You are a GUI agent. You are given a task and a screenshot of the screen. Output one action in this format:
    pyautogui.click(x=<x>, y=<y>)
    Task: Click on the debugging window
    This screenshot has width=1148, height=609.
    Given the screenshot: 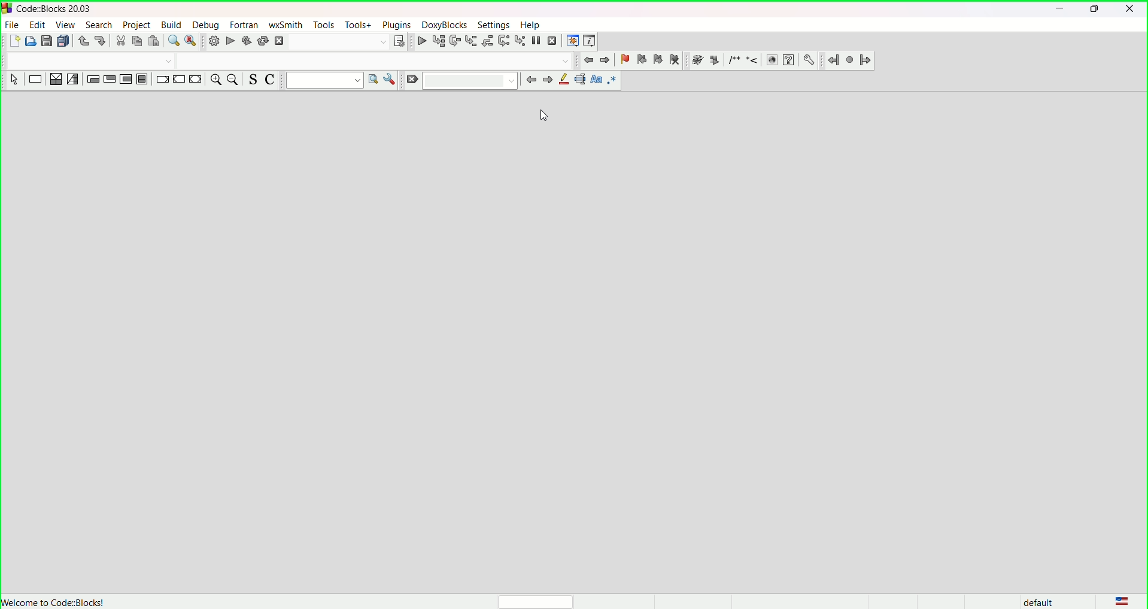 What is the action you would take?
    pyautogui.click(x=573, y=41)
    